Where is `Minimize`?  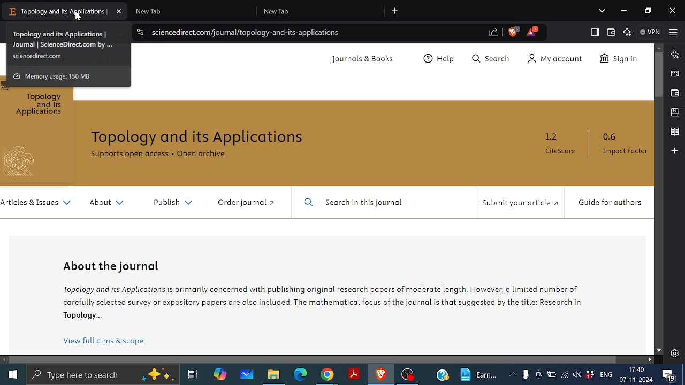
Minimize is located at coordinates (625, 11).